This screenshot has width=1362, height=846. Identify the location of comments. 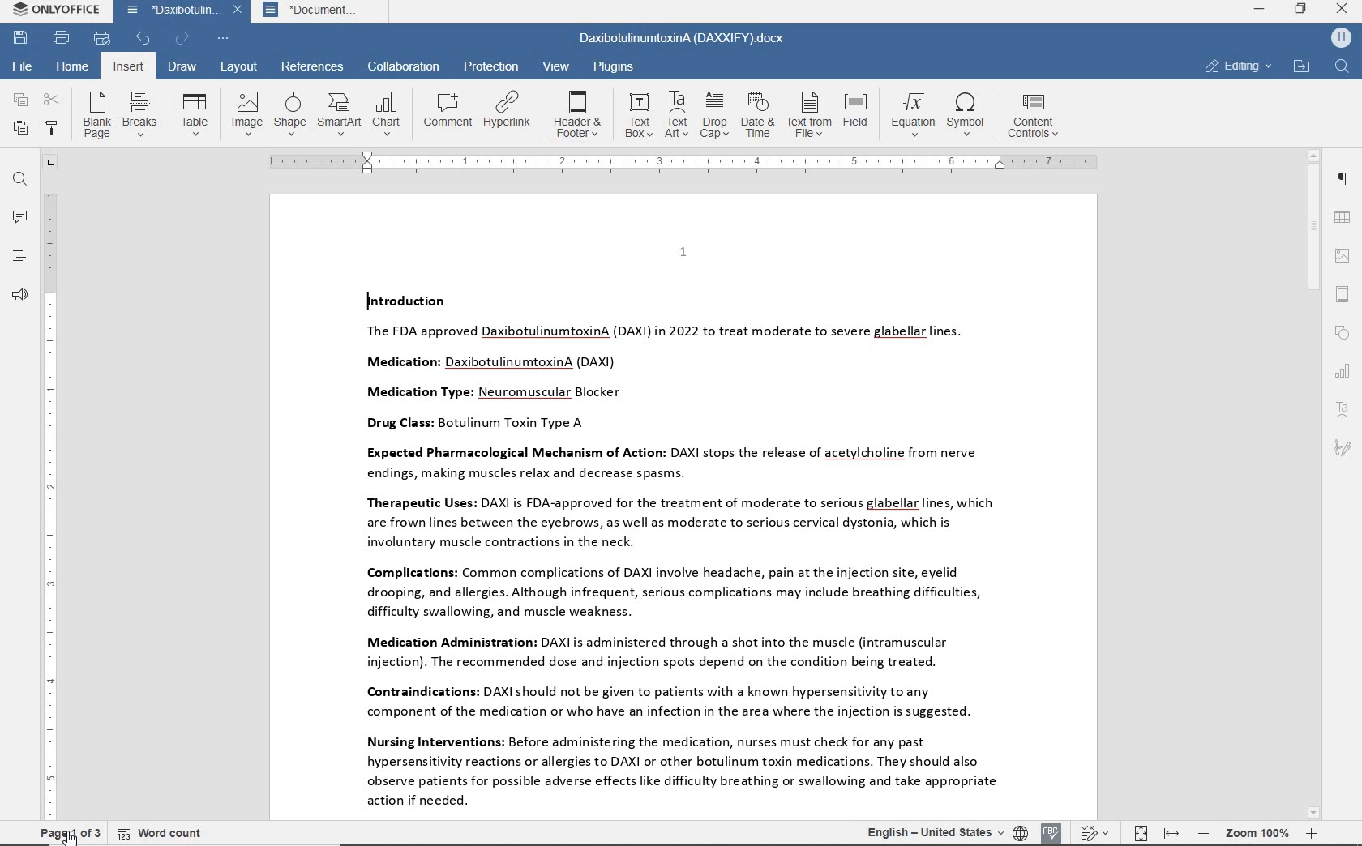
(19, 217).